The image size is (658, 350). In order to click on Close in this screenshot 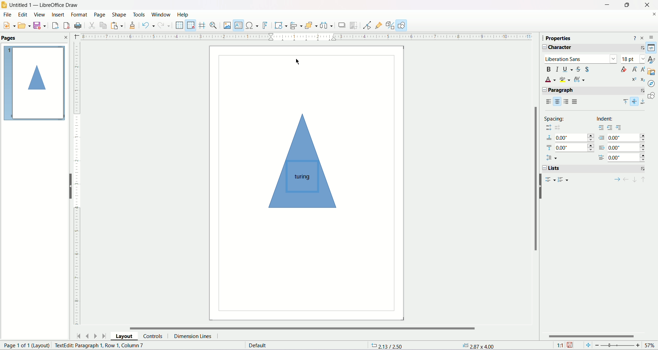, I will do `click(647, 5)`.